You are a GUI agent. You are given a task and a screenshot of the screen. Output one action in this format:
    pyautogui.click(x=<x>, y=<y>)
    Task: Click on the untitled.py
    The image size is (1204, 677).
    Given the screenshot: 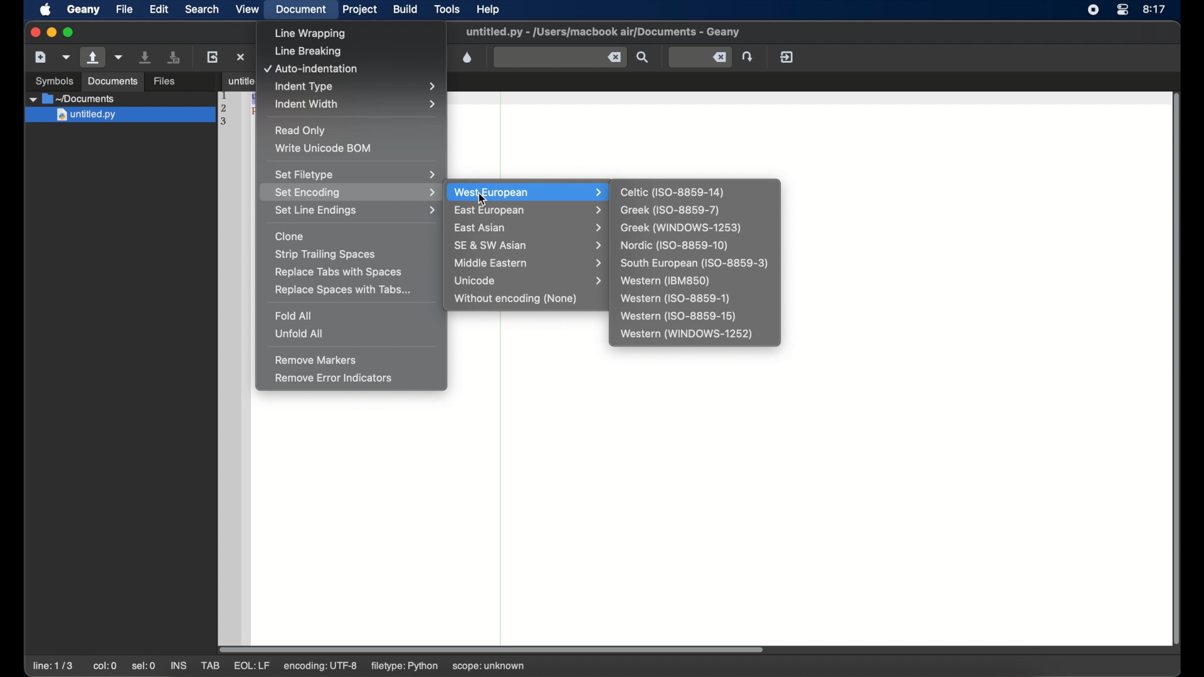 What is the action you would take?
    pyautogui.click(x=122, y=98)
    